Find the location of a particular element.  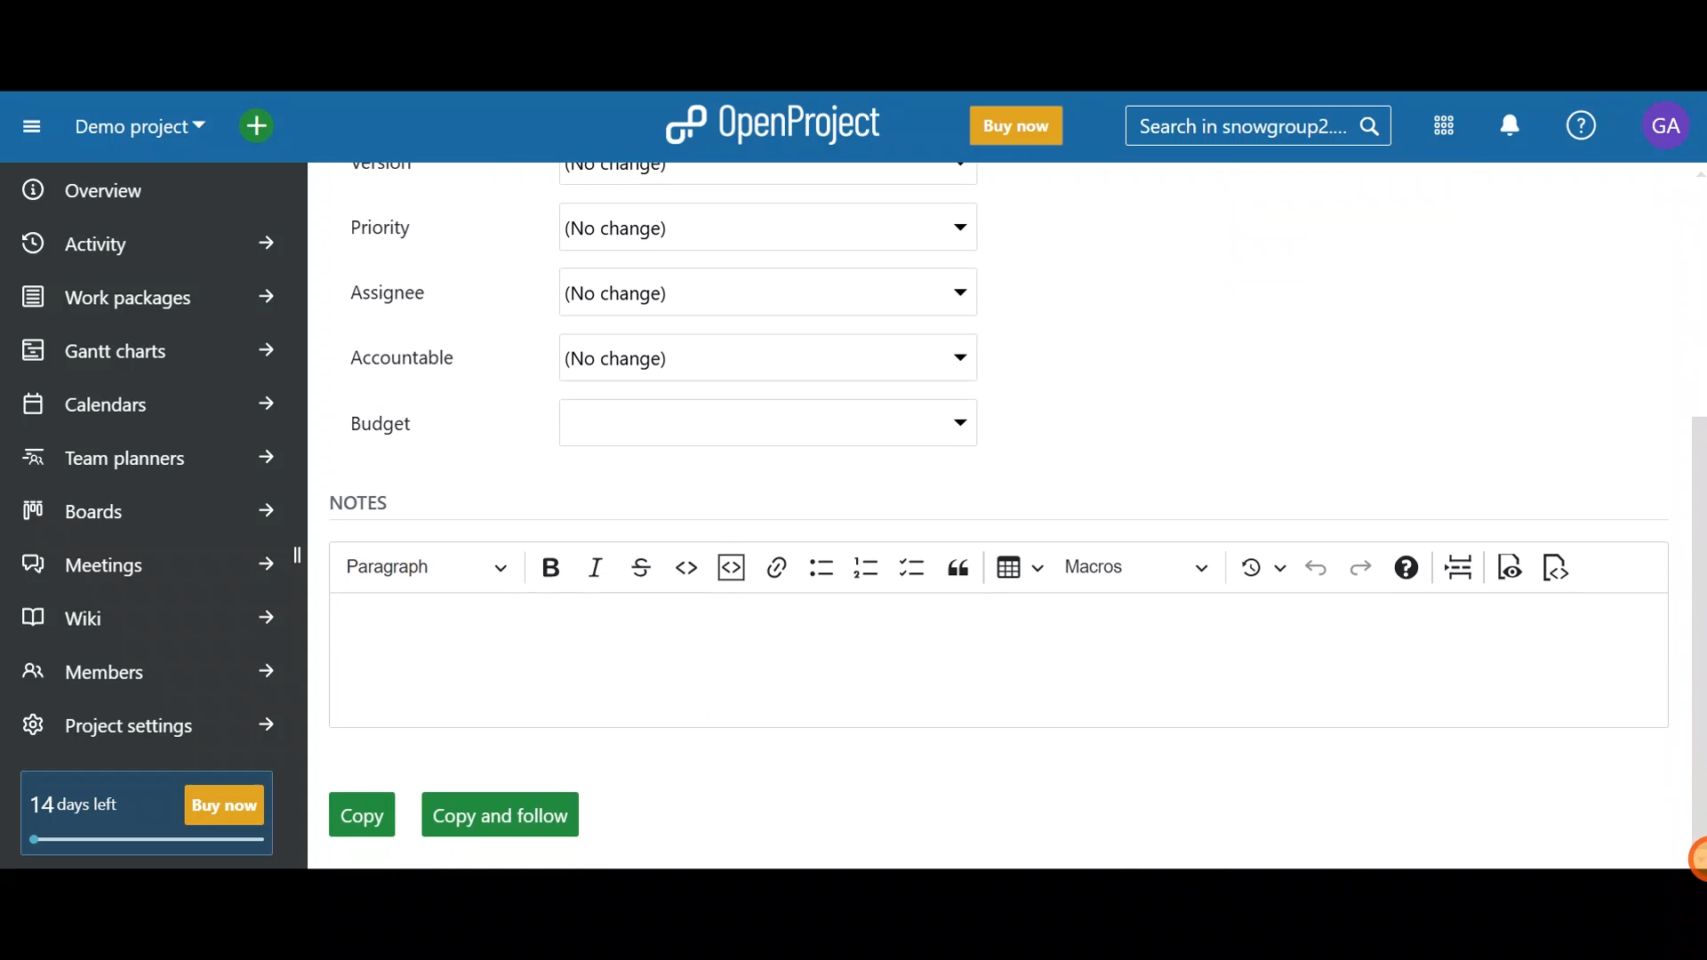

Account name is located at coordinates (1666, 126).